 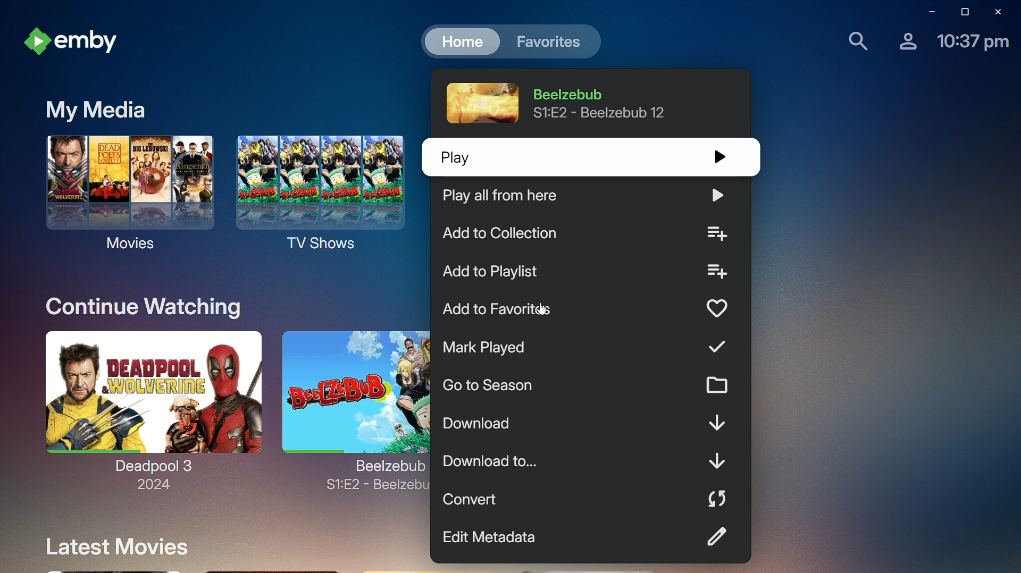 What do you see at coordinates (146, 308) in the screenshot?
I see `Continue Watching` at bounding box center [146, 308].